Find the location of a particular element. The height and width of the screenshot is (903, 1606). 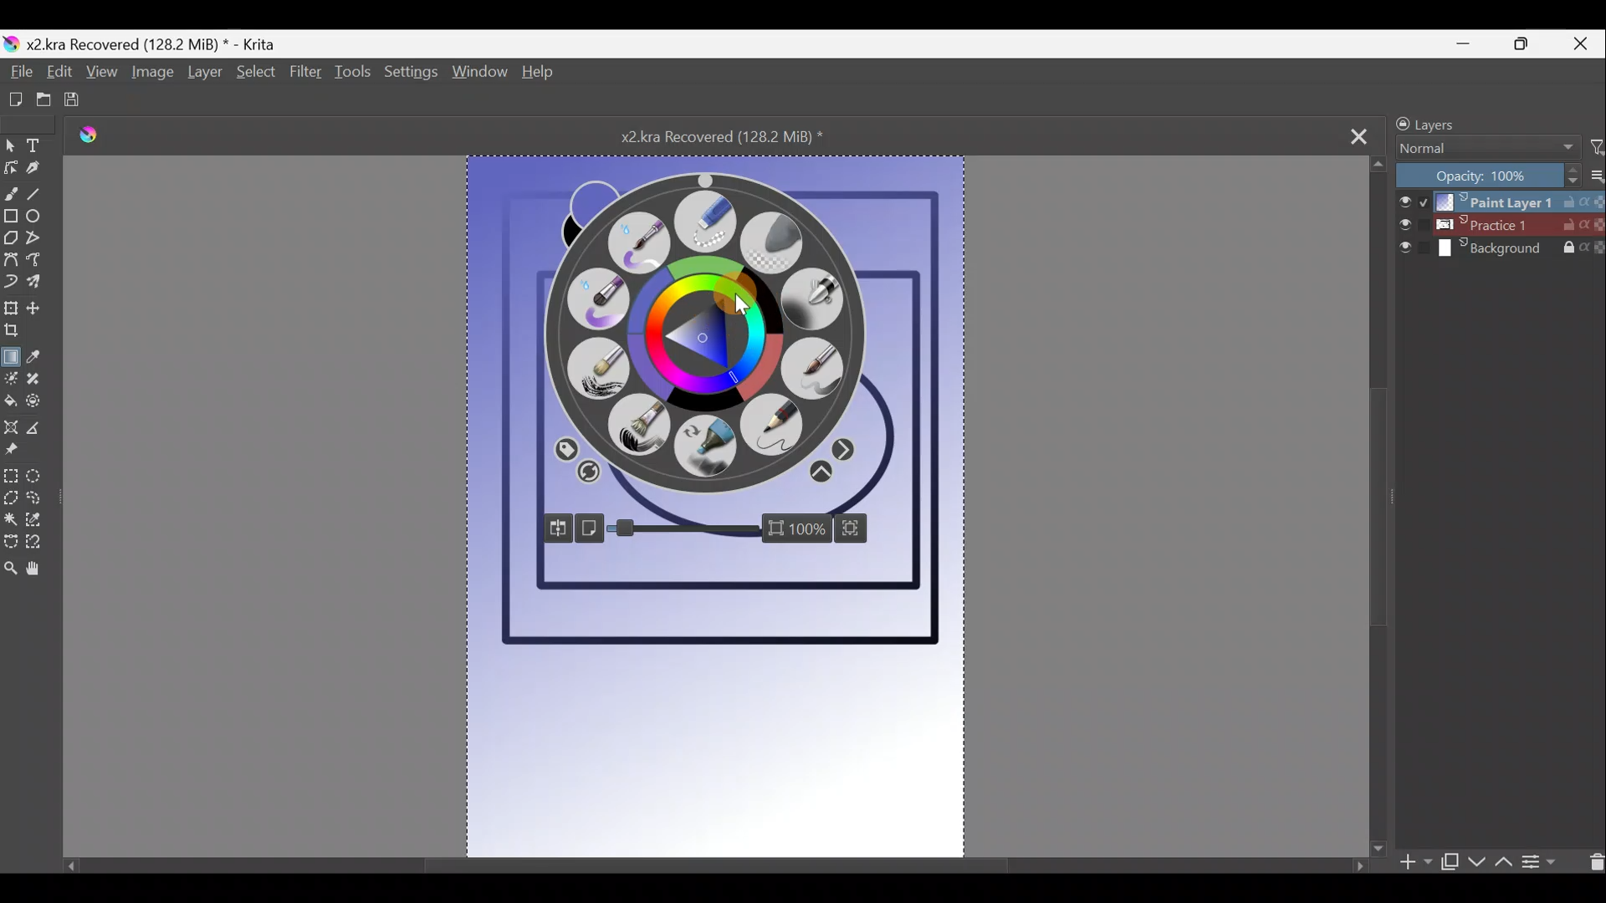

Document name is located at coordinates (146, 43).